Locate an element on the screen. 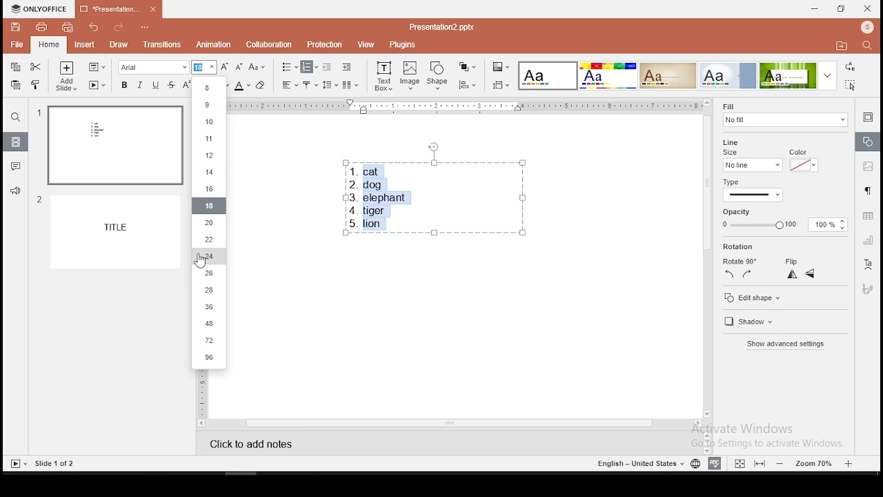 This screenshot has width=883, height=497. 22 is located at coordinates (208, 240).